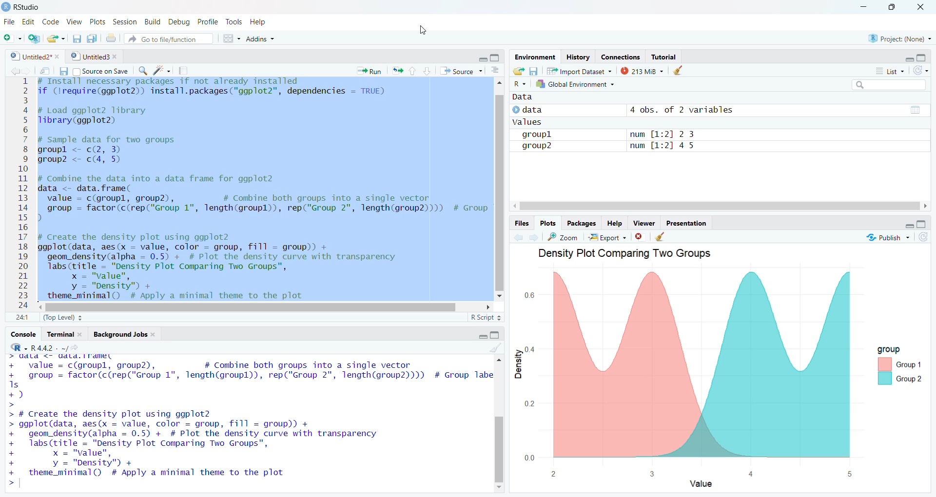  What do you see at coordinates (476, 336) in the screenshot?
I see `minimize` at bounding box center [476, 336].